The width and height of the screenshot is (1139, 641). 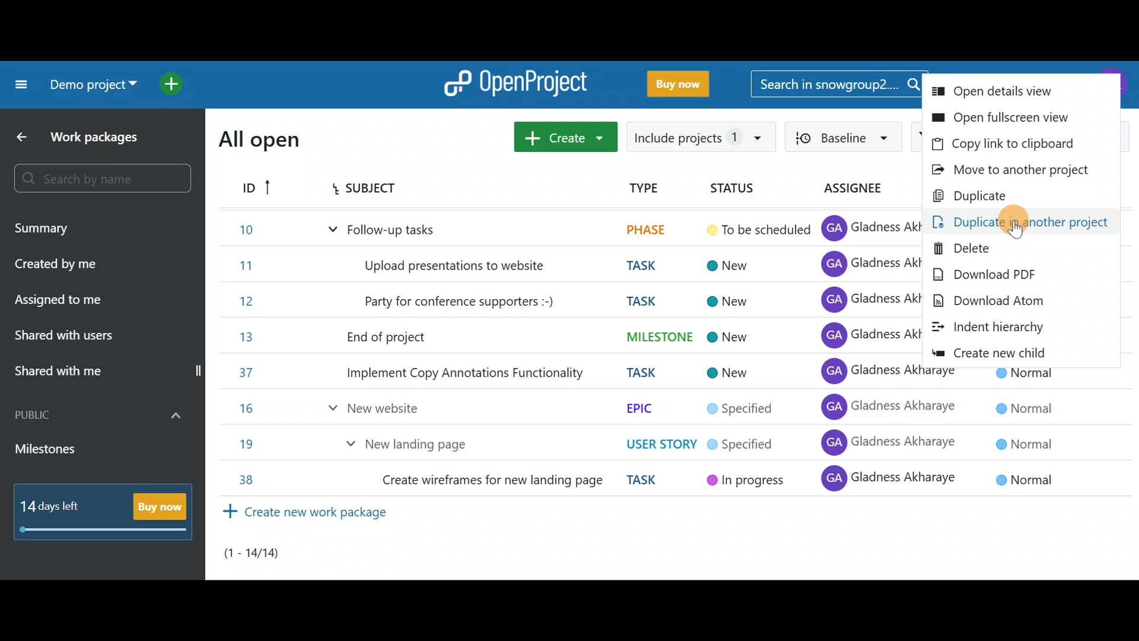 I want to click on PHASE, so click(x=643, y=229).